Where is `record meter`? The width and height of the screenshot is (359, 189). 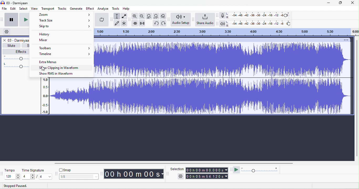 record meter is located at coordinates (223, 15).